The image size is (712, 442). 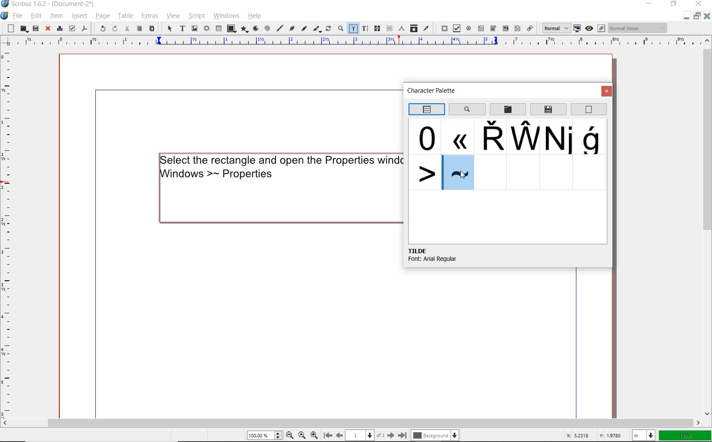 I want to click on open, so click(x=23, y=28).